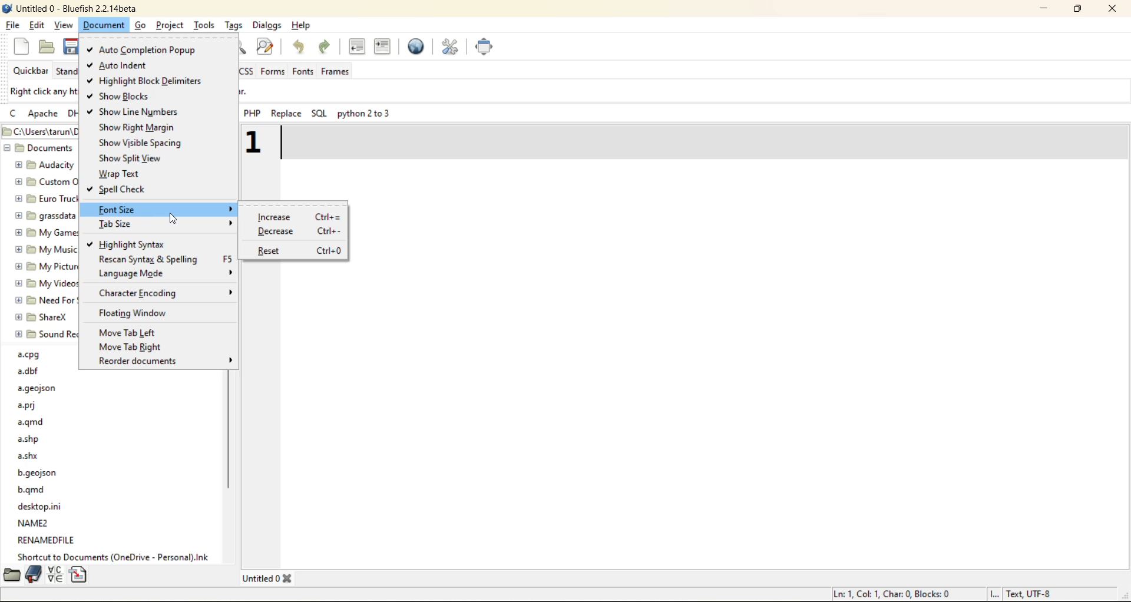 The width and height of the screenshot is (1131, 602). What do you see at coordinates (892, 594) in the screenshot?
I see `Ln: 1, Col: 1, Char: 0, Blocks: 0` at bounding box center [892, 594].